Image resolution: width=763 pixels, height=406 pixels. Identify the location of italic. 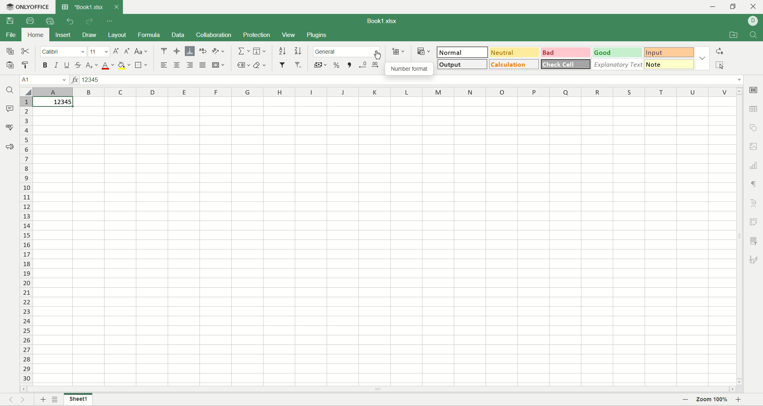
(56, 64).